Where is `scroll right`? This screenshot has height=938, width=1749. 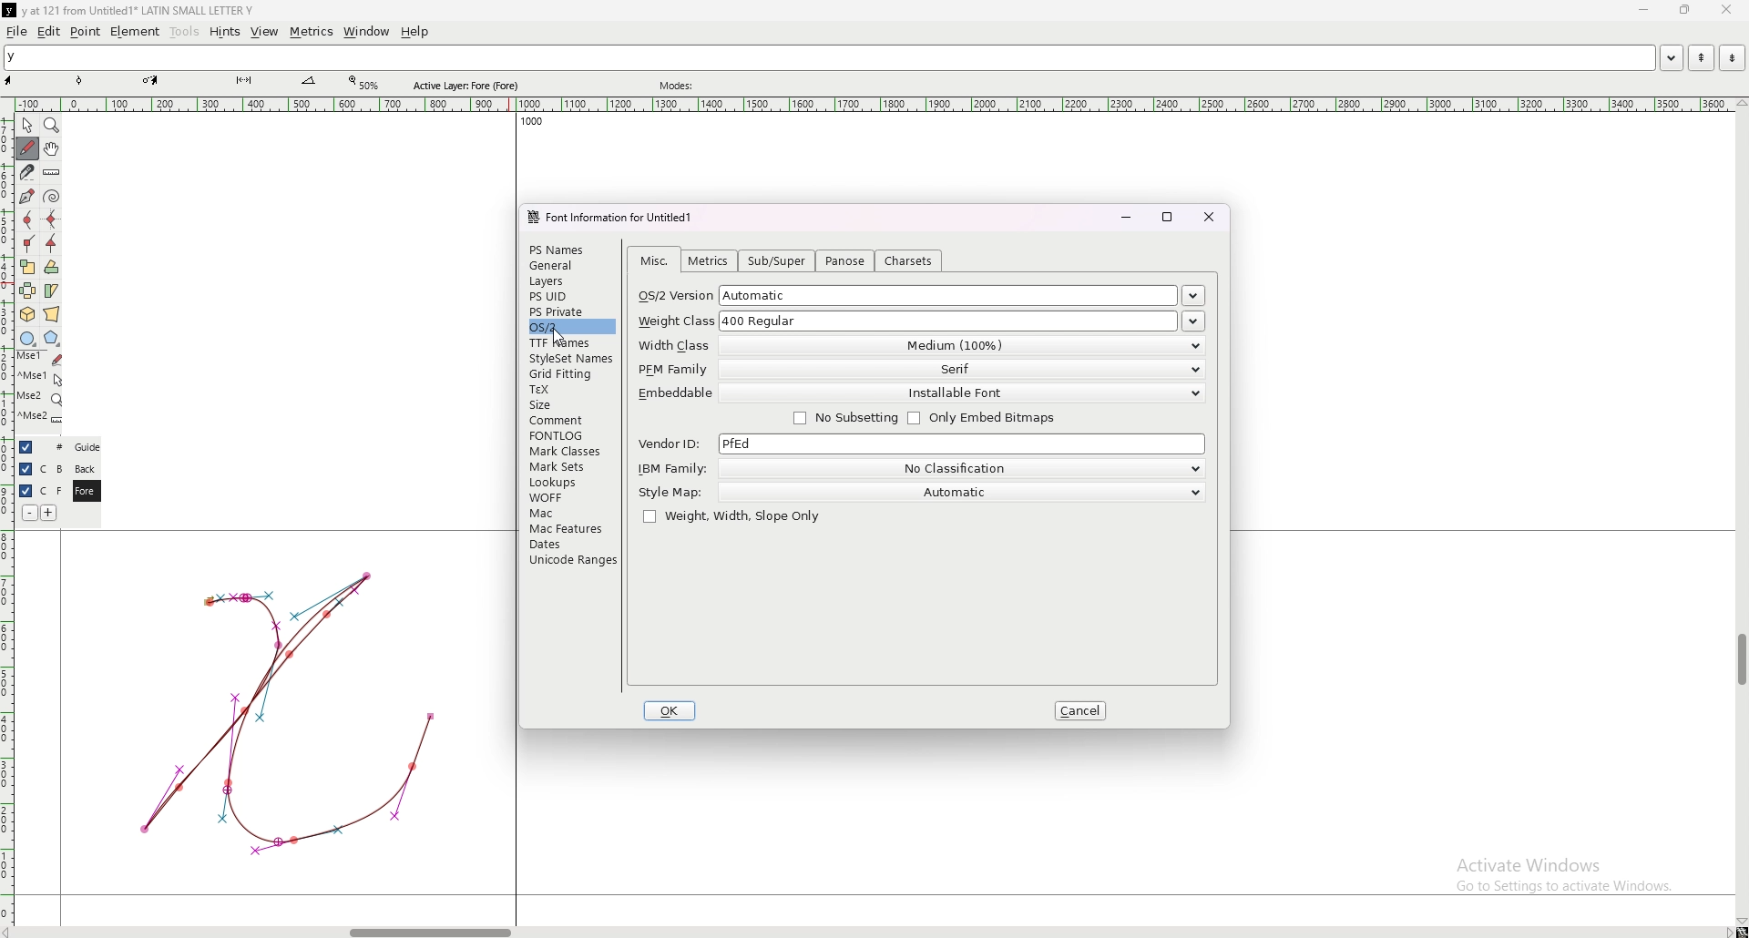 scroll right is located at coordinates (1727, 932).